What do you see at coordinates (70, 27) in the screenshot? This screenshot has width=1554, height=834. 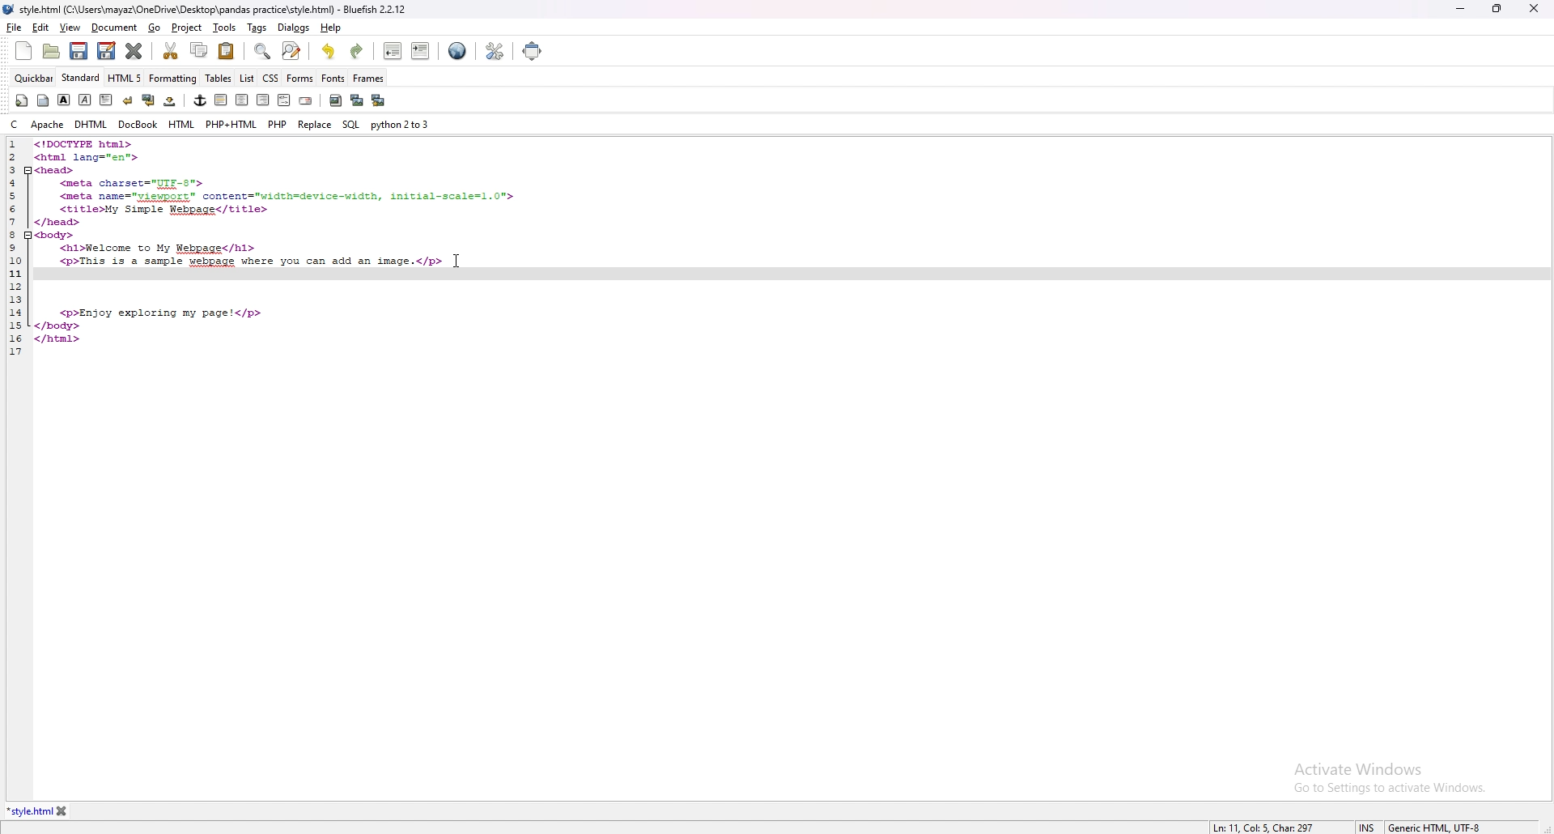 I see `view` at bounding box center [70, 27].